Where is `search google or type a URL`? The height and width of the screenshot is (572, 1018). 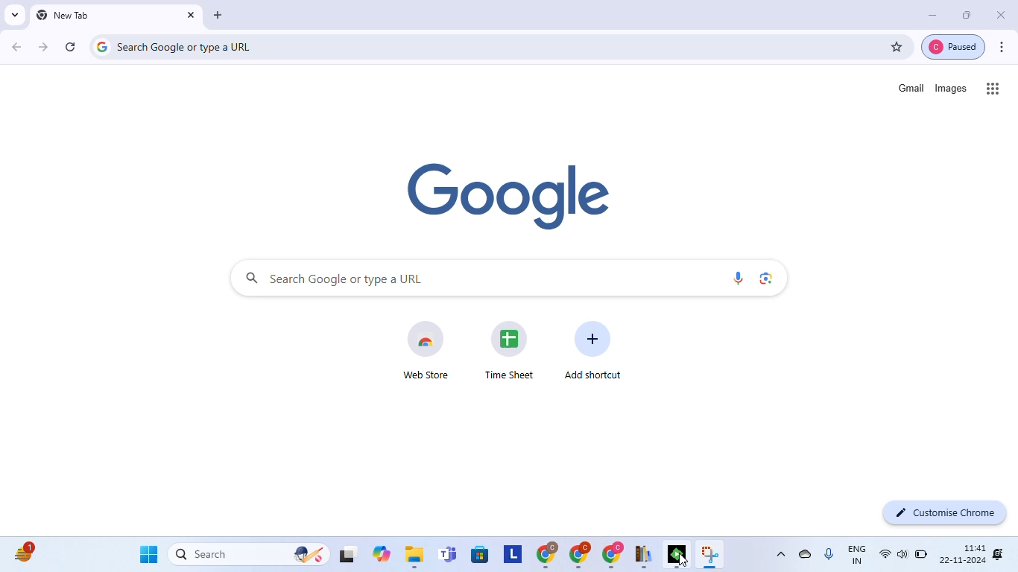
search google or type a URL is located at coordinates (474, 277).